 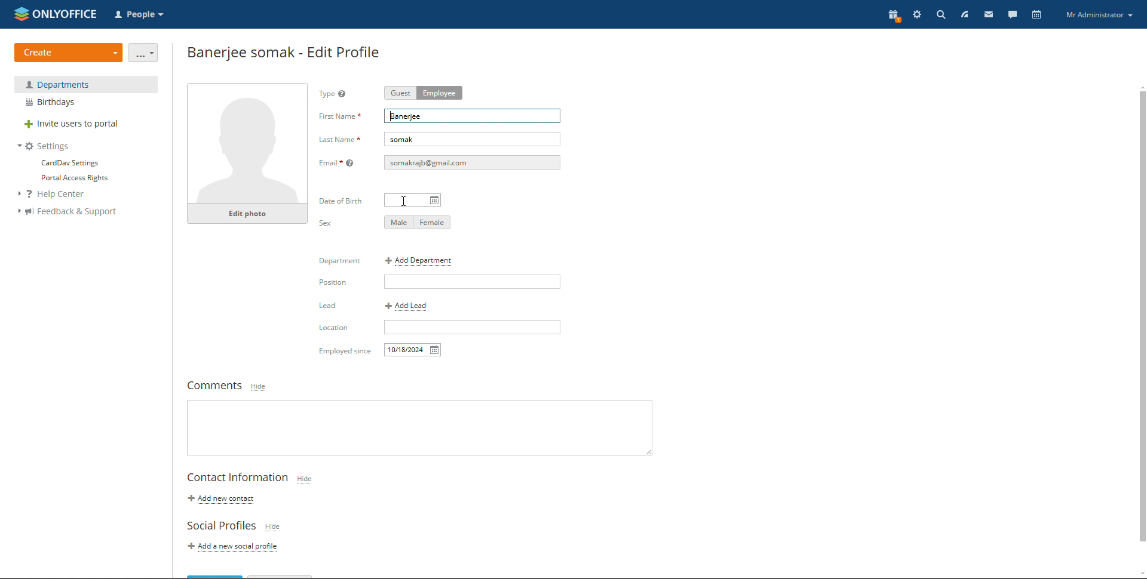 I want to click on scroll down, so click(x=1140, y=574).